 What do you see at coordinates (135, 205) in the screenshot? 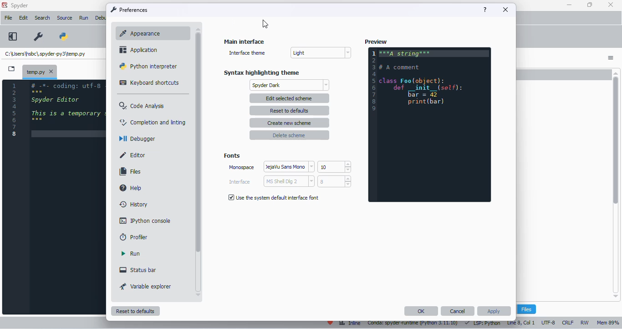
I see `history` at bounding box center [135, 205].